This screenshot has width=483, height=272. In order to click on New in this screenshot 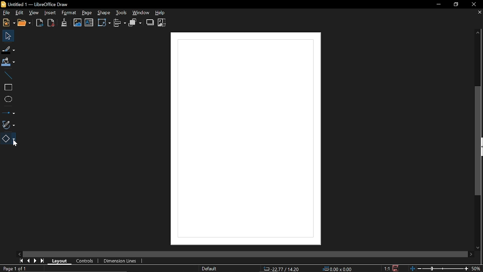, I will do `click(8, 23)`.